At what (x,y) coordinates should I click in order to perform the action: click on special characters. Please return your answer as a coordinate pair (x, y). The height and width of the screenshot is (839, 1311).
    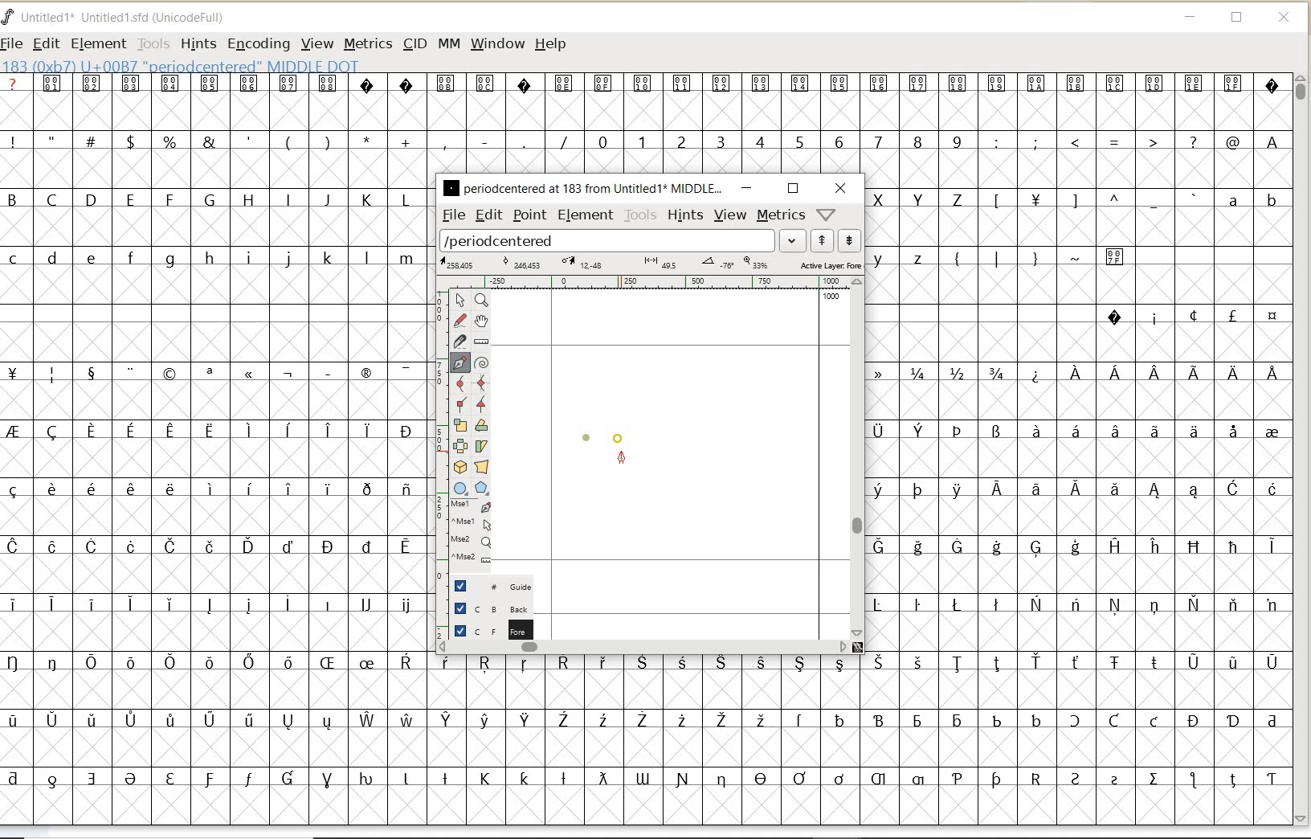
    Looking at the image, I should click on (287, 141).